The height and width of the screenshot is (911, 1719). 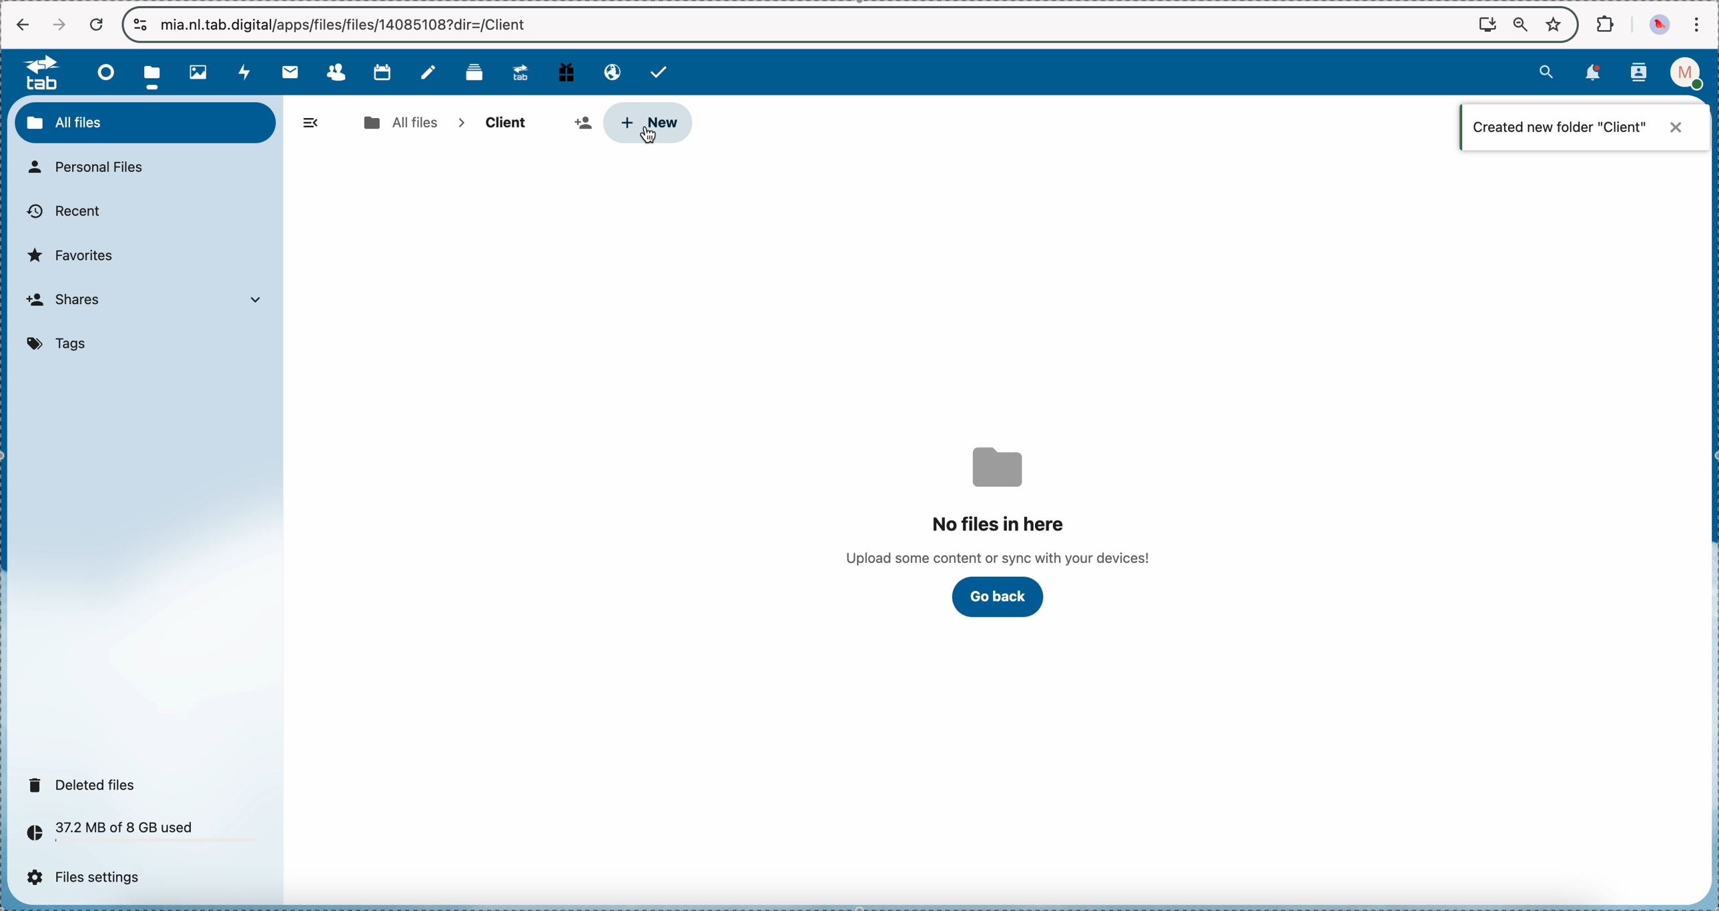 What do you see at coordinates (400, 123) in the screenshot?
I see `all files` at bounding box center [400, 123].